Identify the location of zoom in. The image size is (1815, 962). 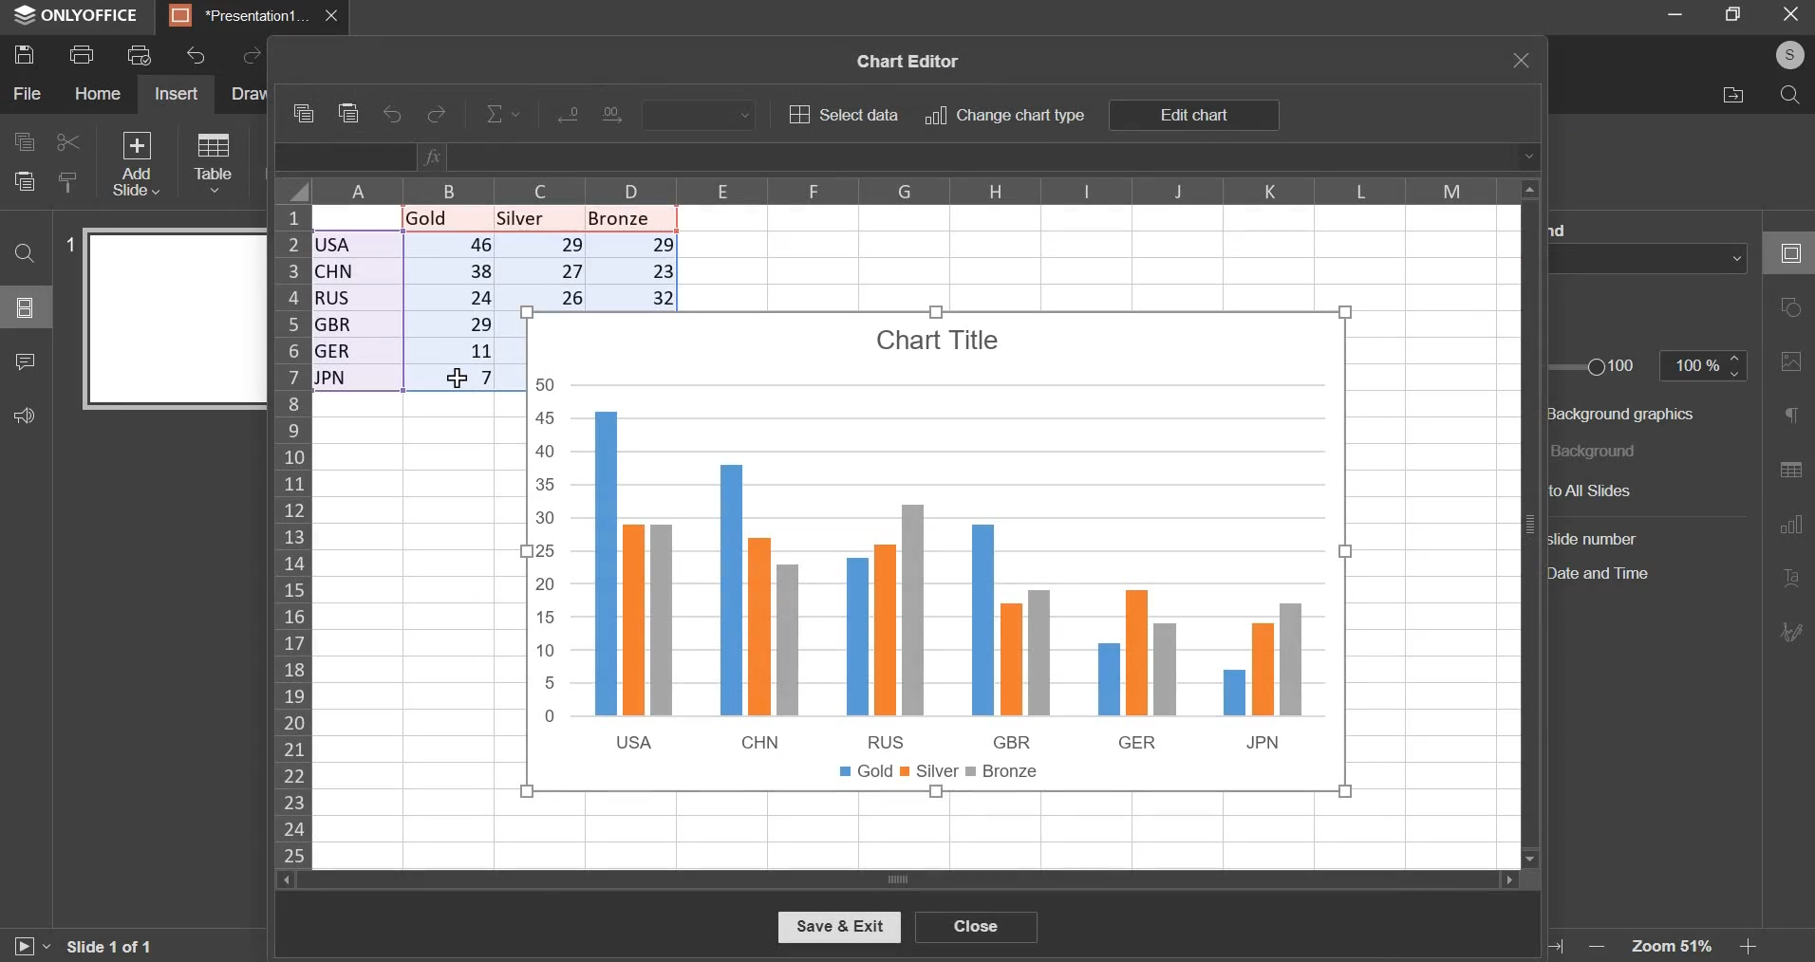
(1749, 948).